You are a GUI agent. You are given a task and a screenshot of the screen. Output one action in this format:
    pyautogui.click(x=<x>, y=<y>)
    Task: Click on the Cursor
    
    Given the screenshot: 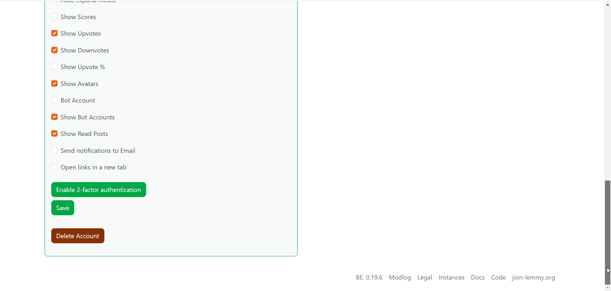 What is the action you would take?
    pyautogui.click(x=607, y=270)
    